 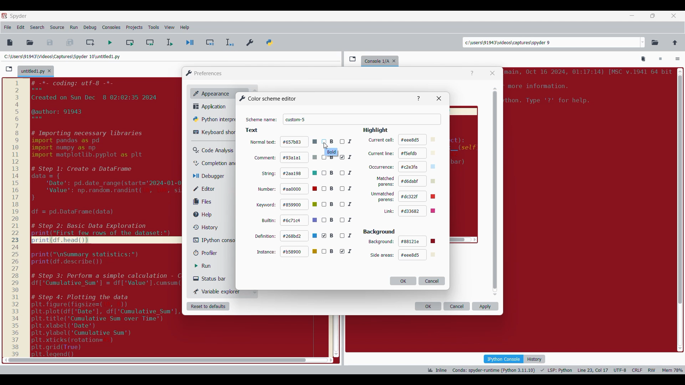 What do you see at coordinates (379, 232) in the screenshot?
I see `Section title` at bounding box center [379, 232].